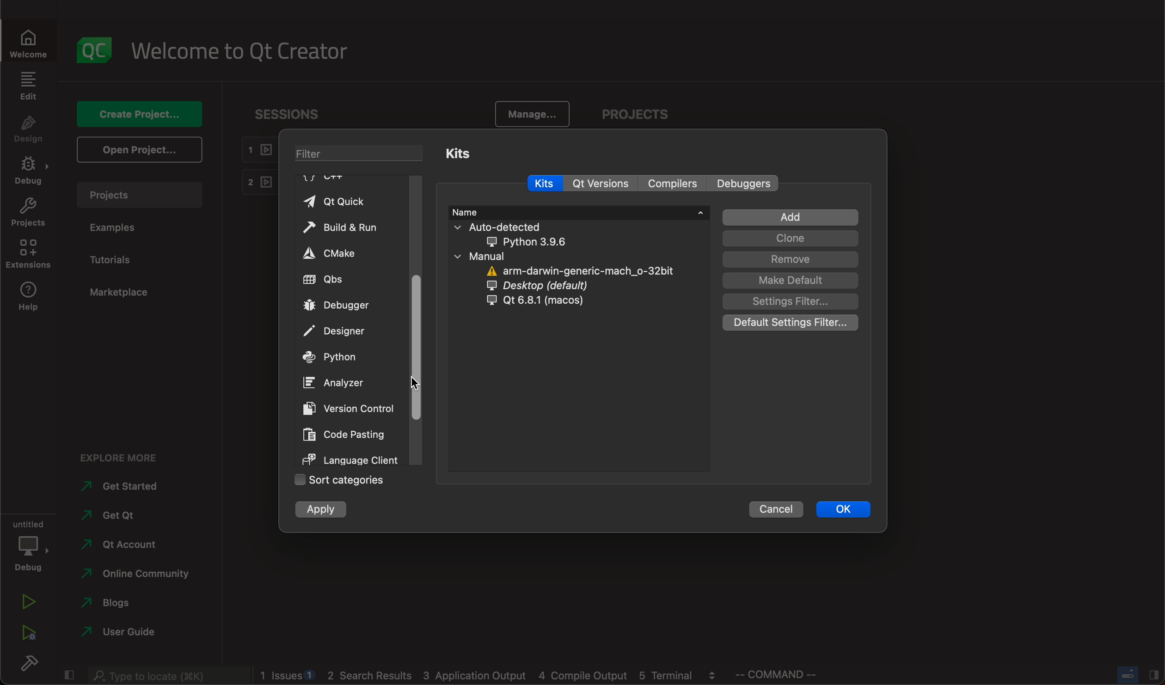 The height and width of the screenshot is (685, 1165). Describe the element at coordinates (361, 153) in the screenshot. I see `filter` at that location.